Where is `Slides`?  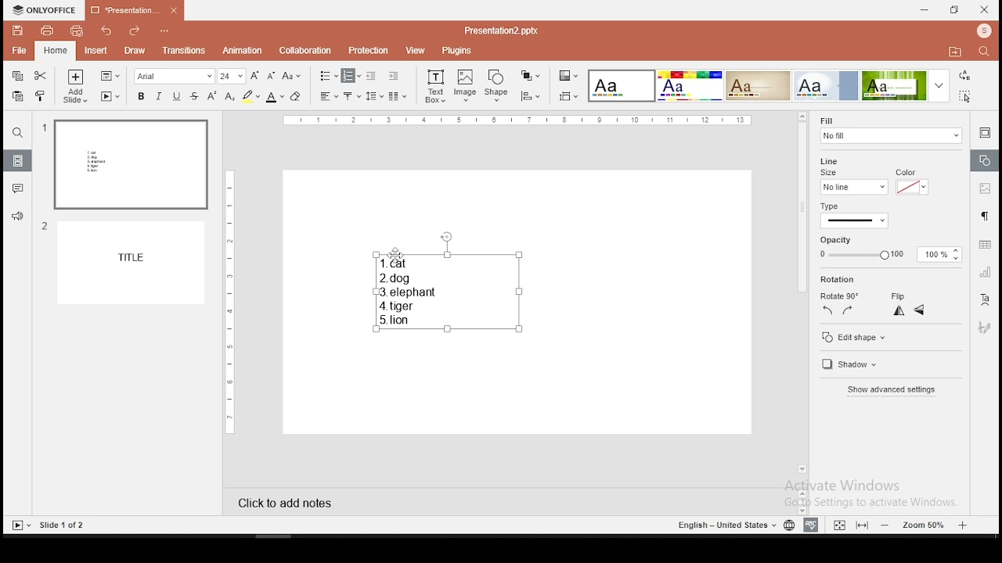 Slides is located at coordinates (49, 525).